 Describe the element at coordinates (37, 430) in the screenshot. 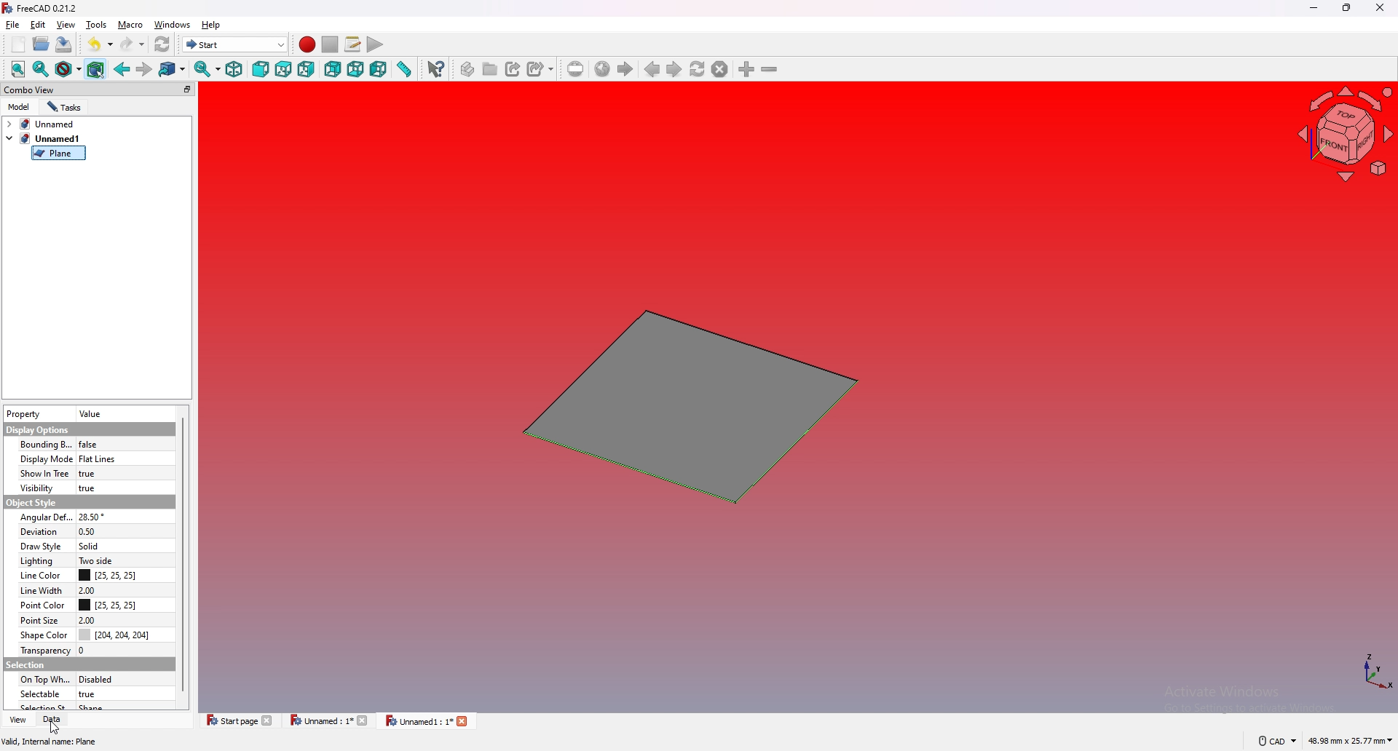

I see `display options` at that location.